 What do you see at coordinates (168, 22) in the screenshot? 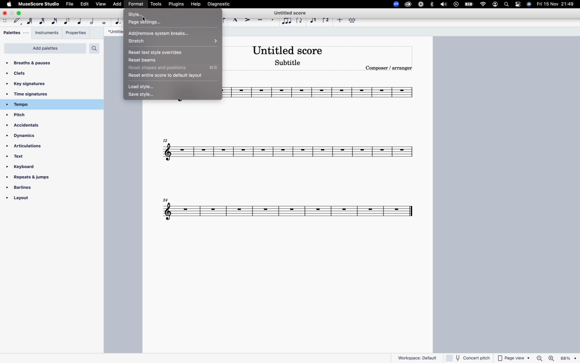
I see `page settings` at bounding box center [168, 22].